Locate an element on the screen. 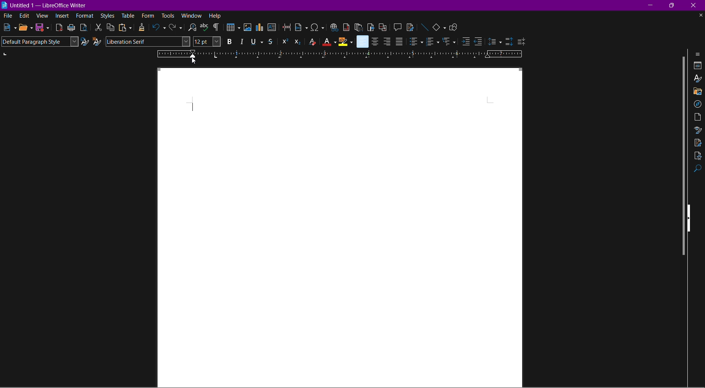 The width and height of the screenshot is (705, 388). Paragraph Style is located at coordinates (39, 42).